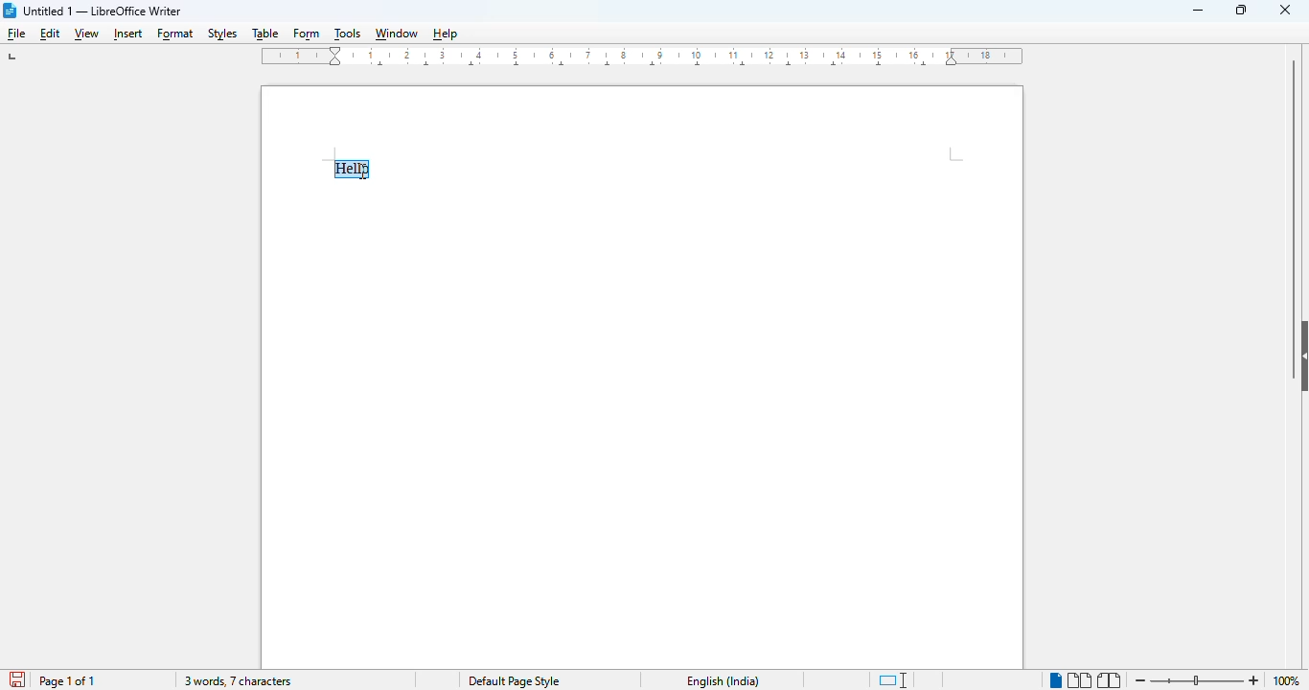  Describe the element at coordinates (1110, 680) in the screenshot. I see `book view` at that location.